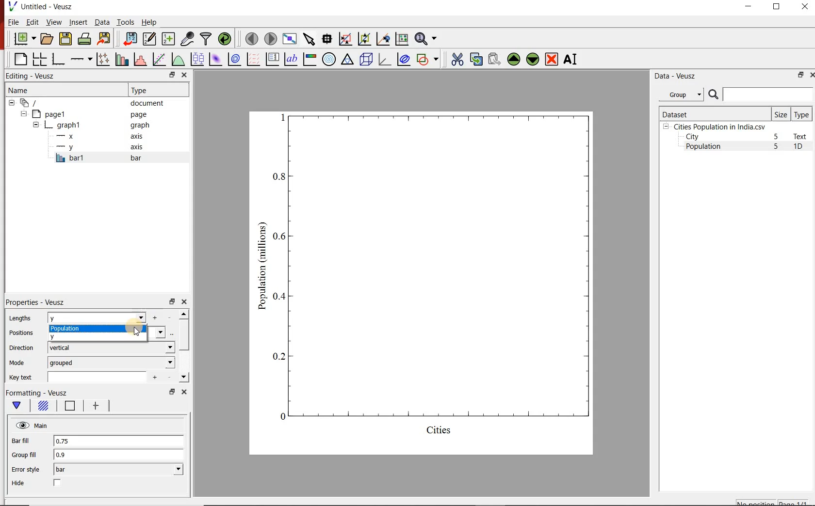 The height and width of the screenshot is (506, 815). Describe the element at coordinates (101, 147) in the screenshot. I see `y axis` at that location.